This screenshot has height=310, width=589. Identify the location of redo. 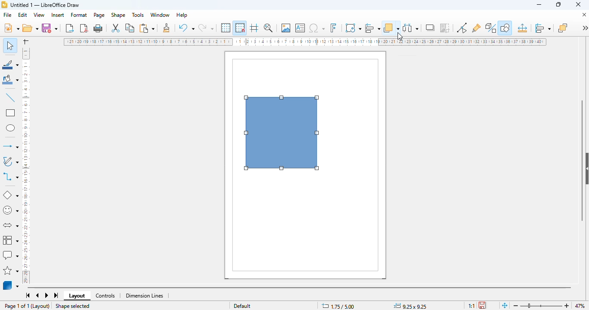
(206, 28).